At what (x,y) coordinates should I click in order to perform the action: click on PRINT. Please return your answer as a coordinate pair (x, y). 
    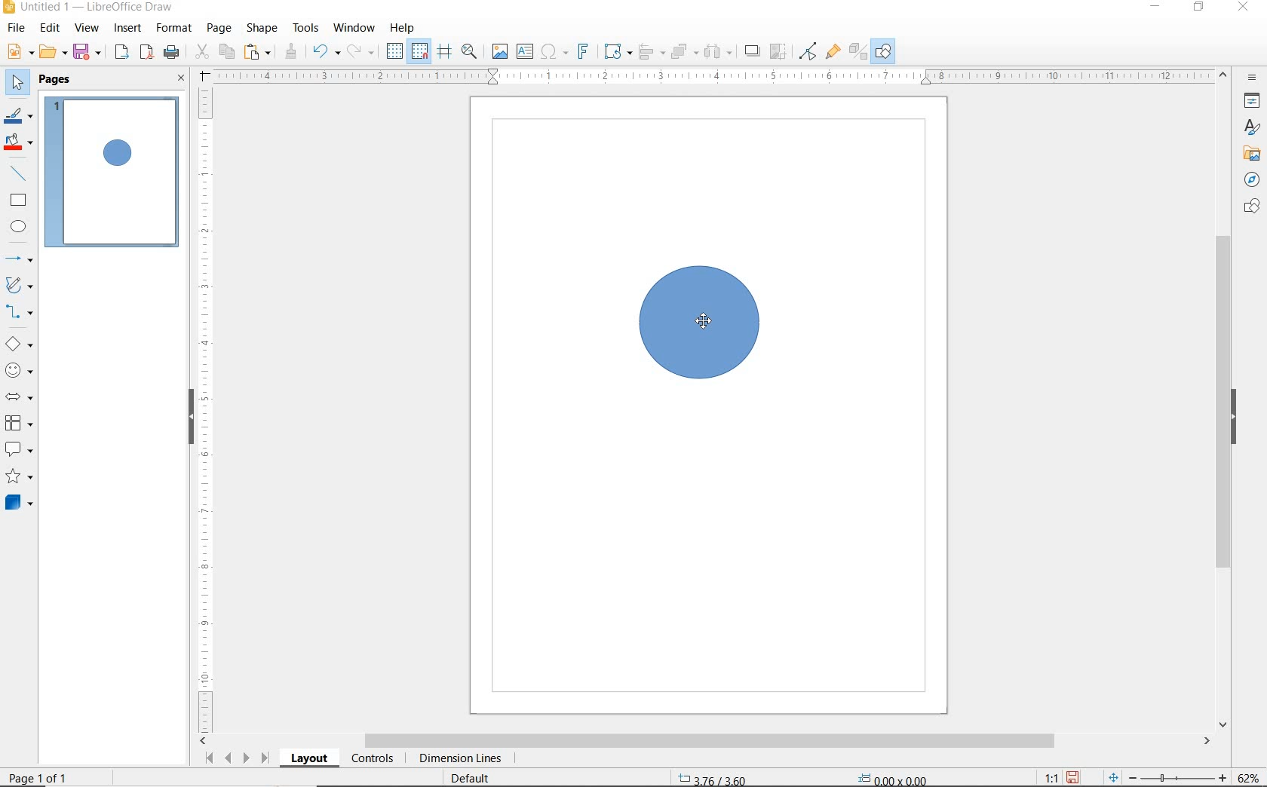
    Looking at the image, I should click on (171, 52).